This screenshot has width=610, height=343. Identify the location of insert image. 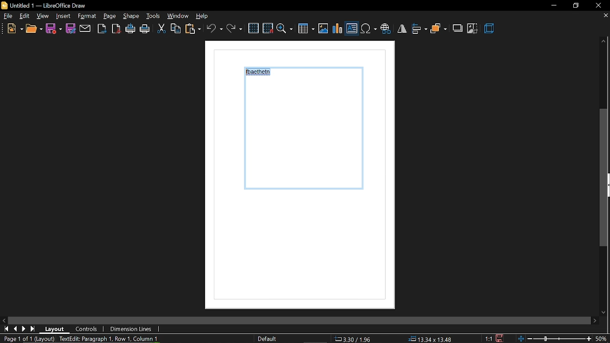
(324, 28).